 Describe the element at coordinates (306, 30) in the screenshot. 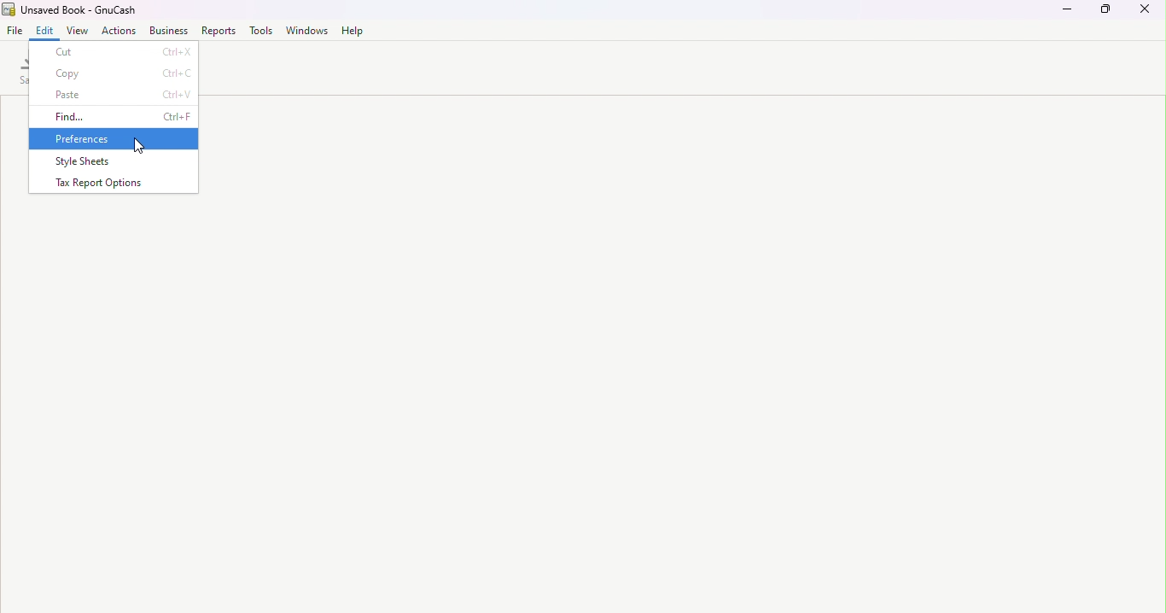

I see `Windows` at that location.